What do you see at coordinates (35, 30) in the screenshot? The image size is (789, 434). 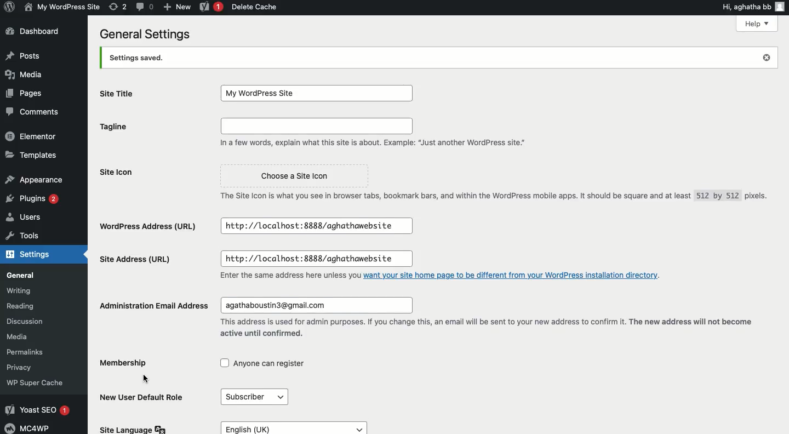 I see `Dashboard` at bounding box center [35, 30].